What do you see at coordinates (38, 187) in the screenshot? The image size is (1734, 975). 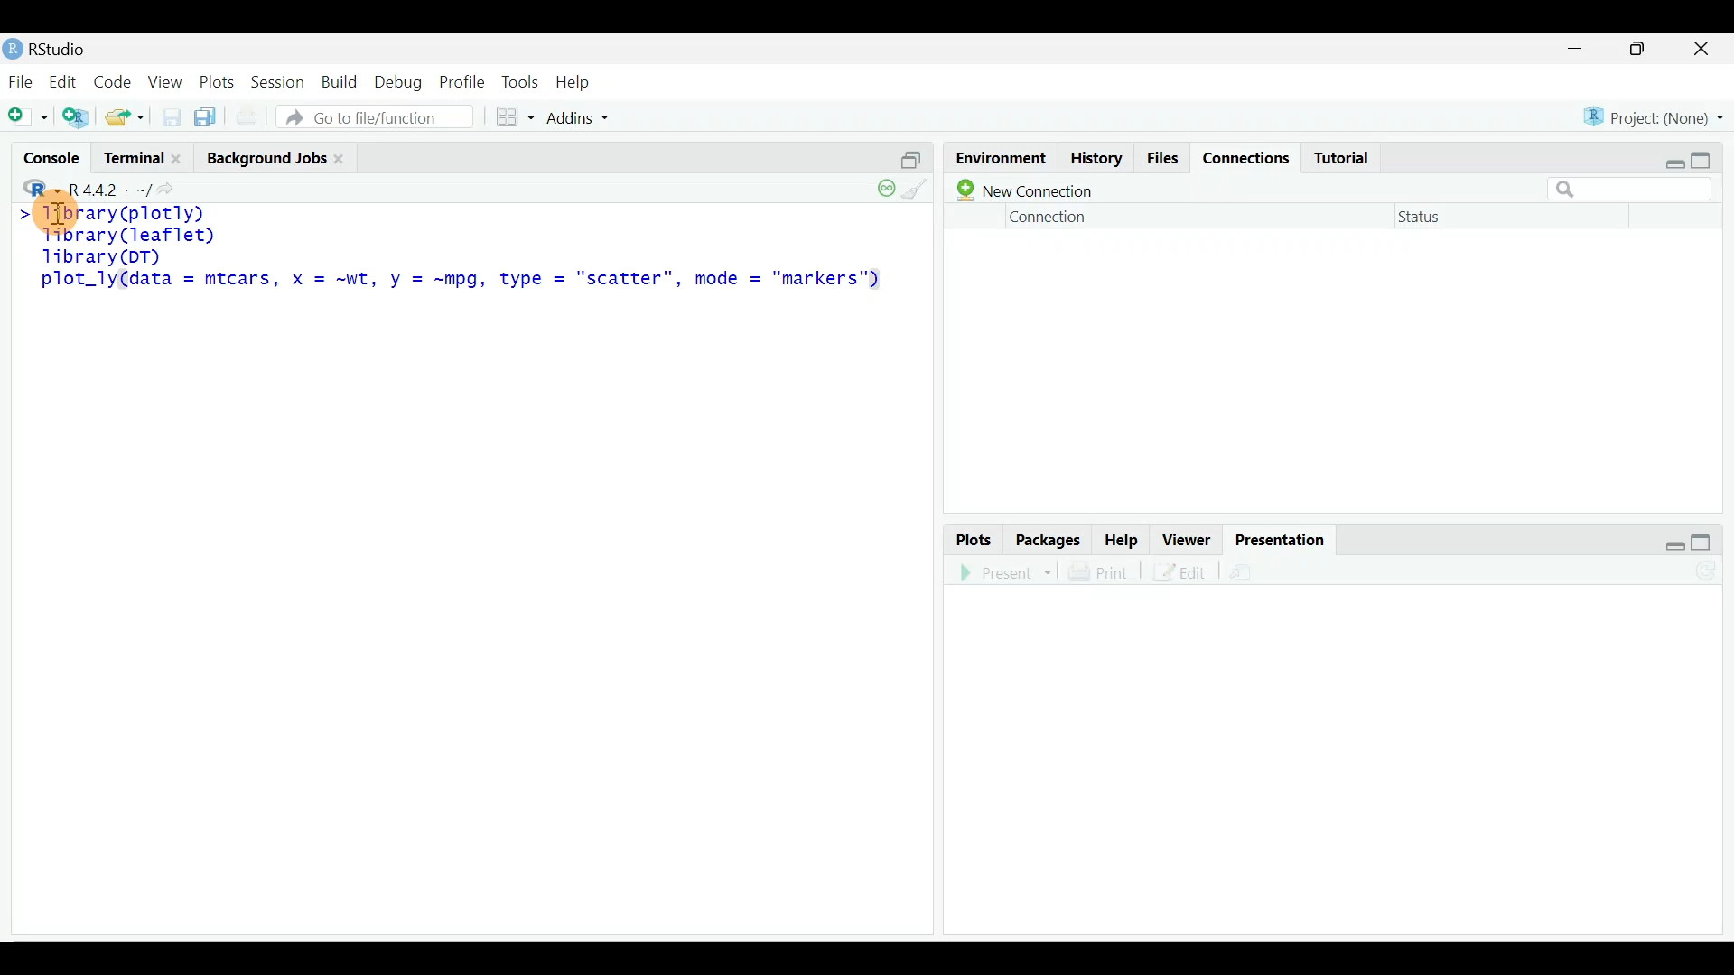 I see `R` at bounding box center [38, 187].